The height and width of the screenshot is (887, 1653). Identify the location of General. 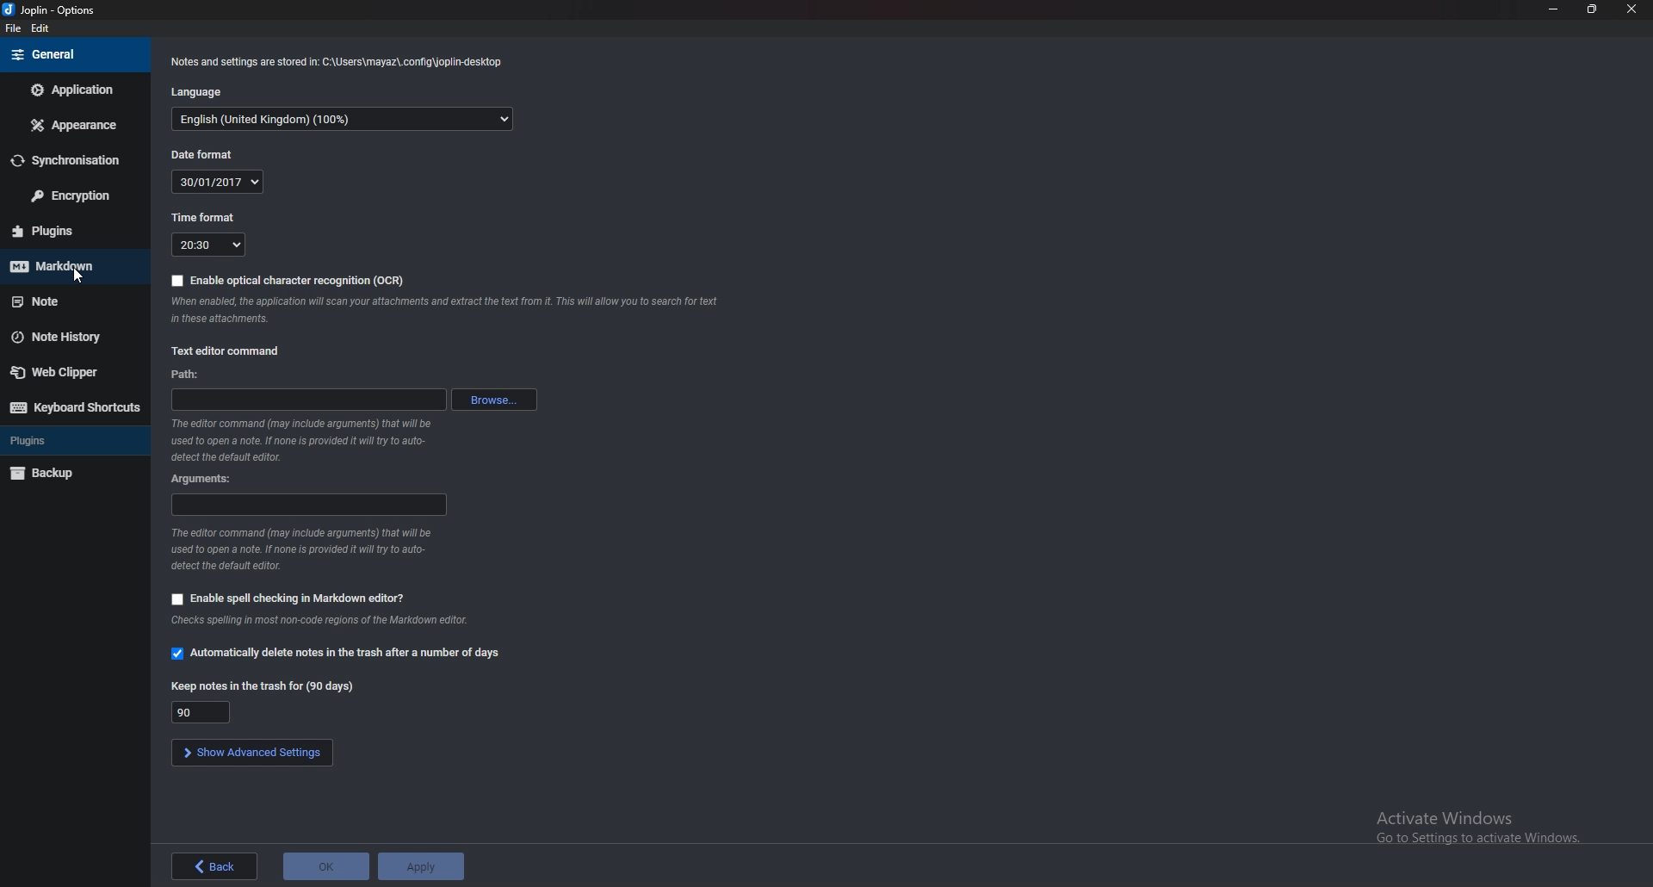
(68, 54).